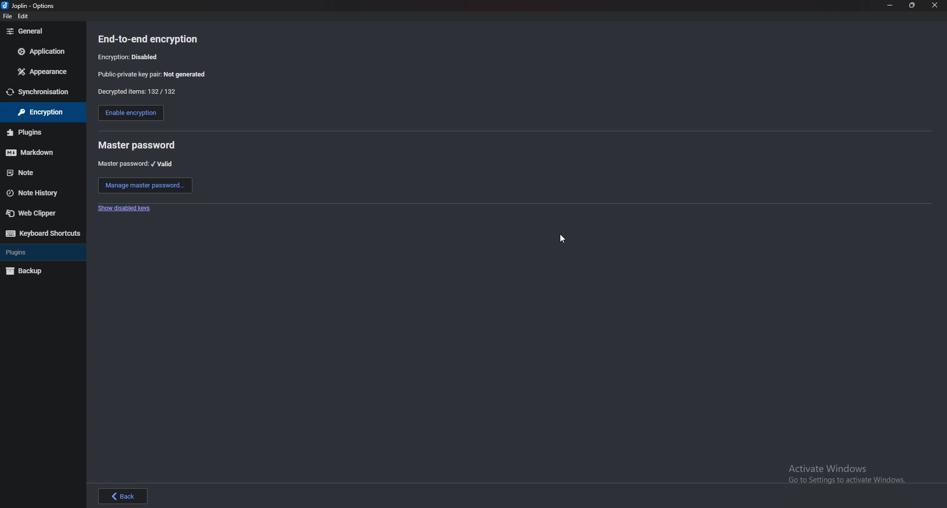 The height and width of the screenshot is (508, 947). Describe the element at coordinates (41, 253) in the screenshot. I see `plugins` at that location.